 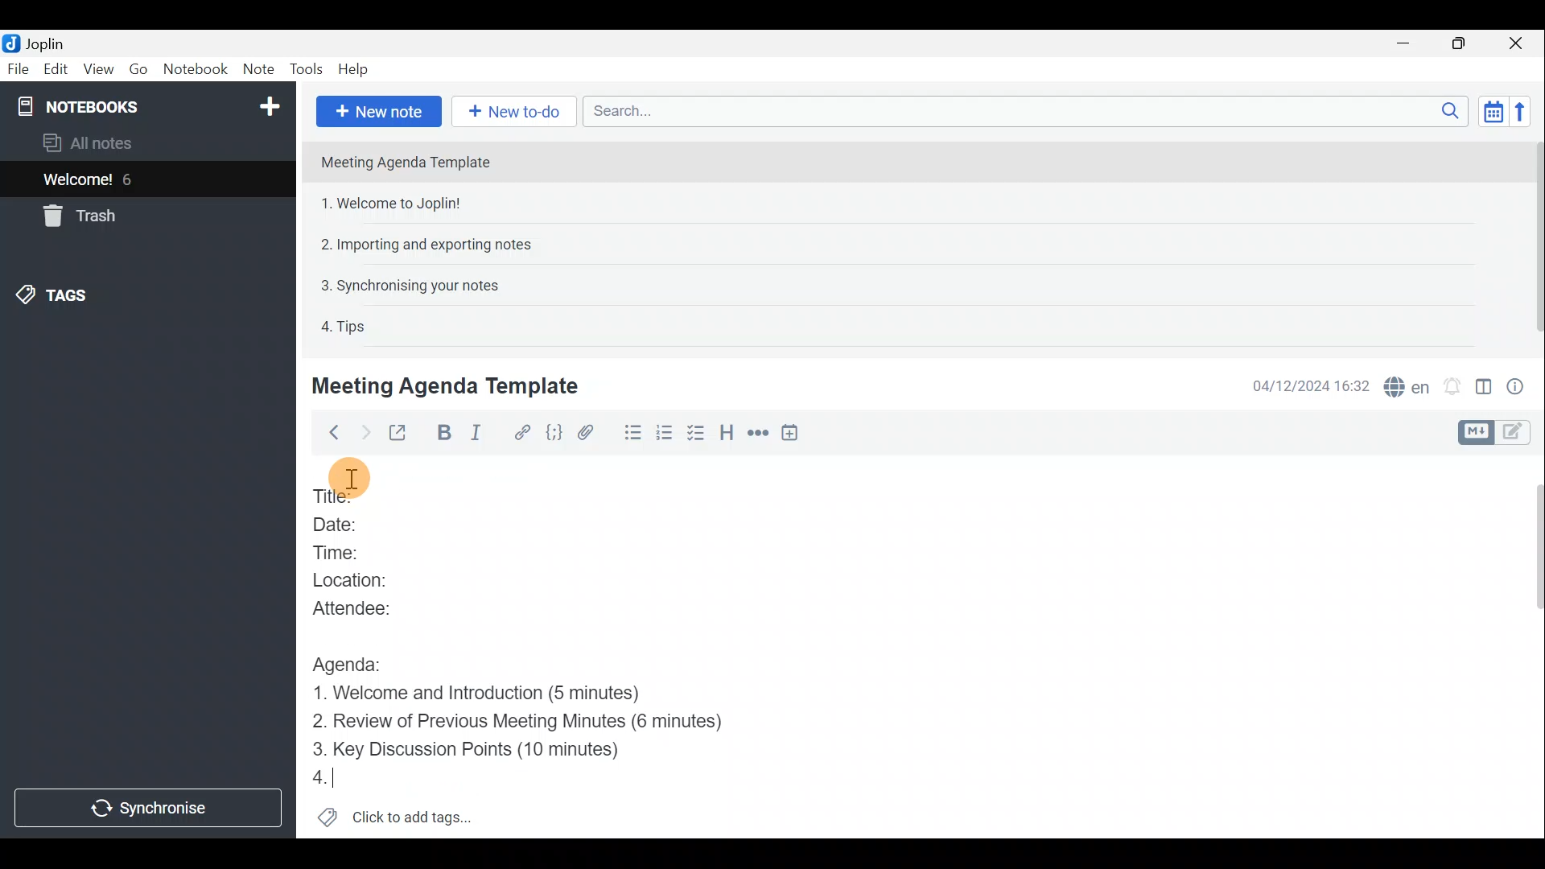 I want to click on File, so click(x=19, y=68).